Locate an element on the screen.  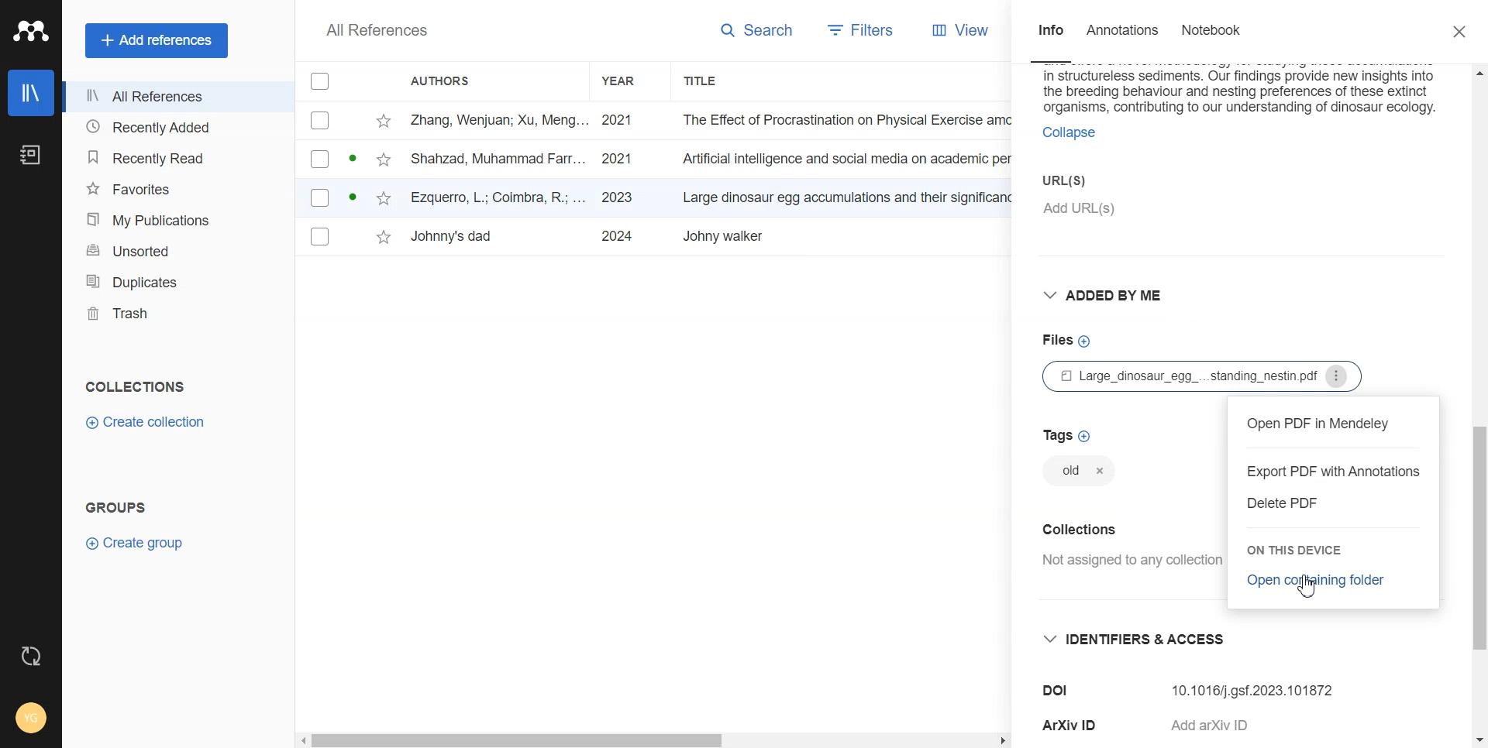
Scroll Right is located at coordinates (1001, 742).